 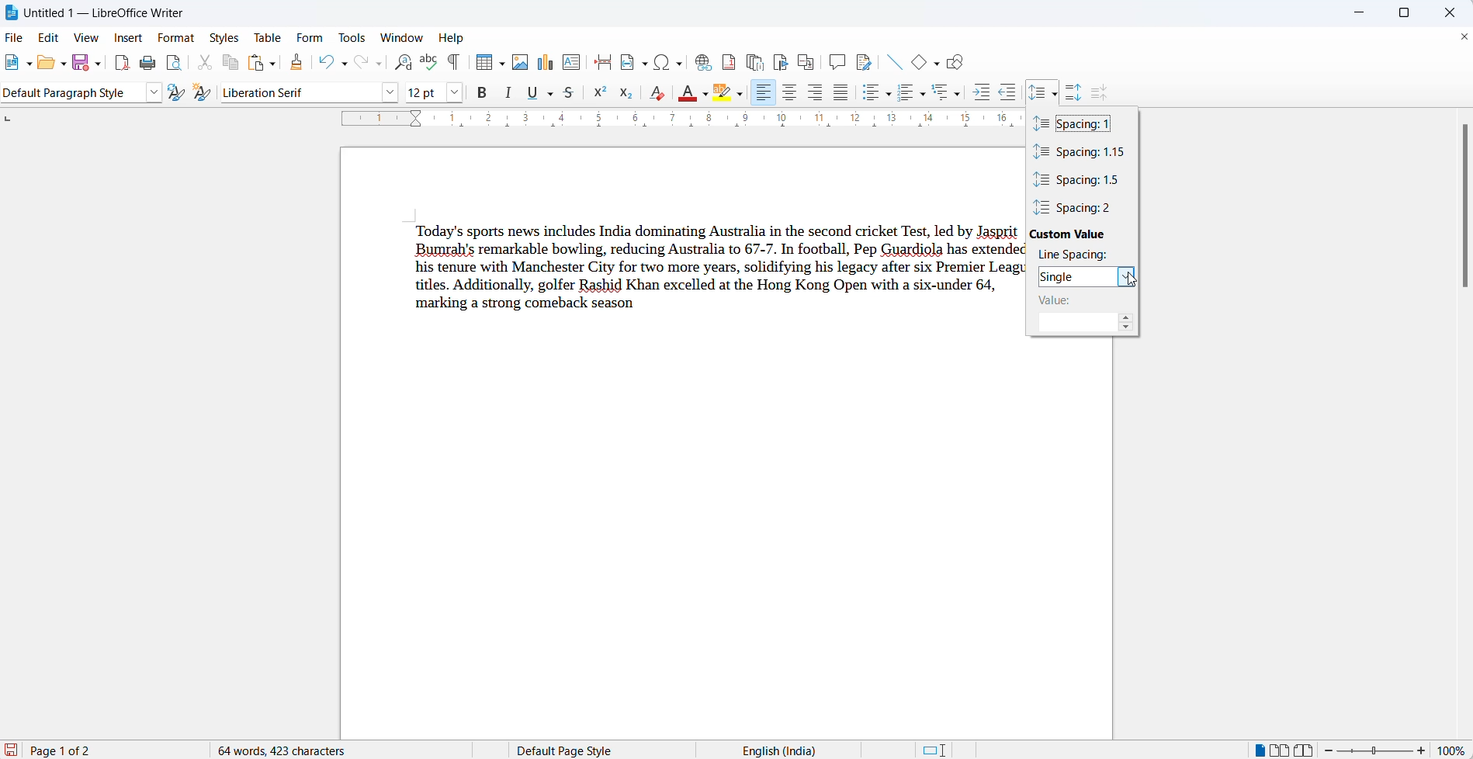 I want to click on line spacing value heading, so click(x=1076, y=256).